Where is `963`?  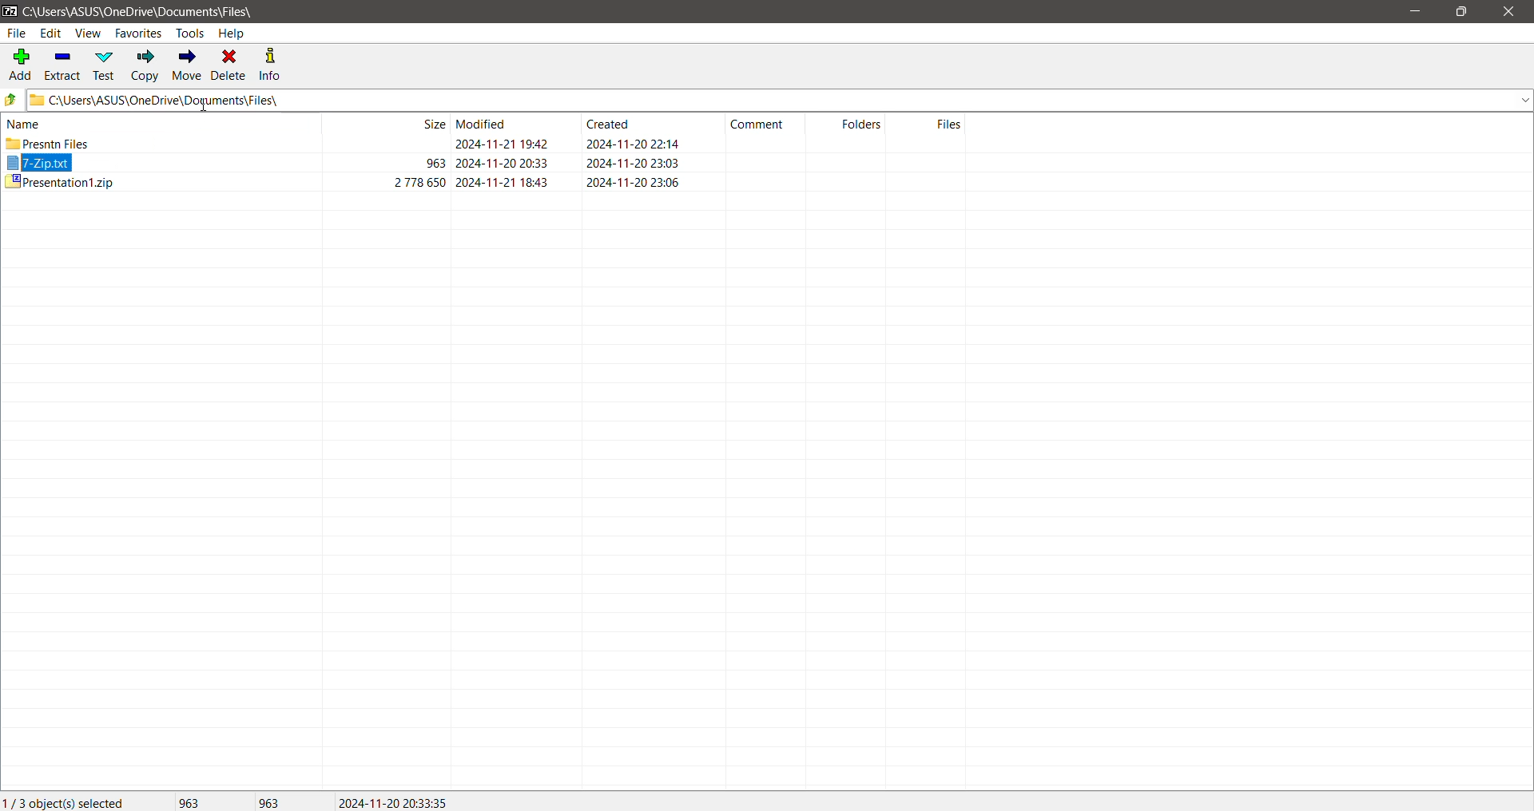
963 is located at coordinates (435, 163).